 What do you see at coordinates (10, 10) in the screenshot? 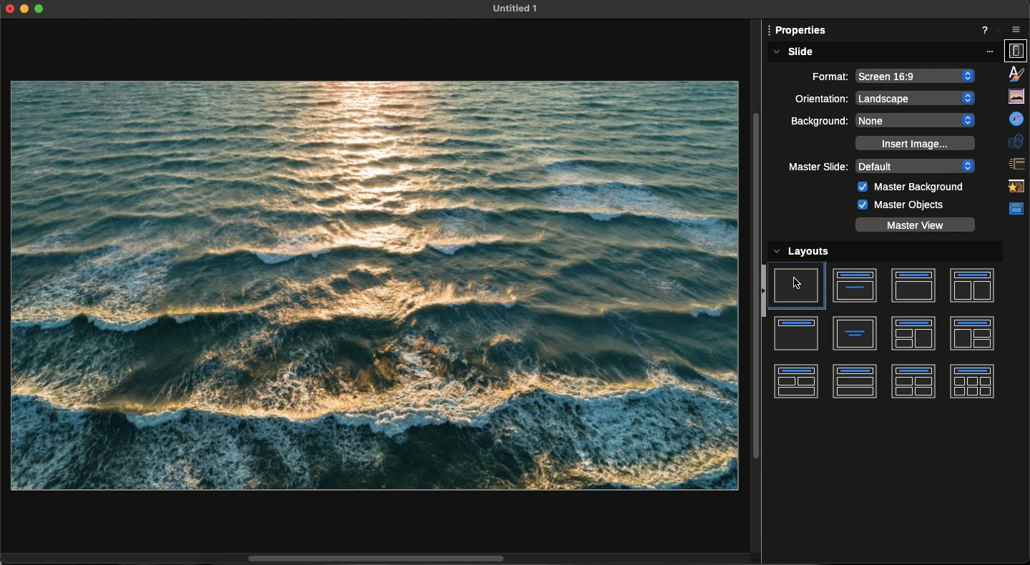
I see `Close` at bounding box center [10, 10].